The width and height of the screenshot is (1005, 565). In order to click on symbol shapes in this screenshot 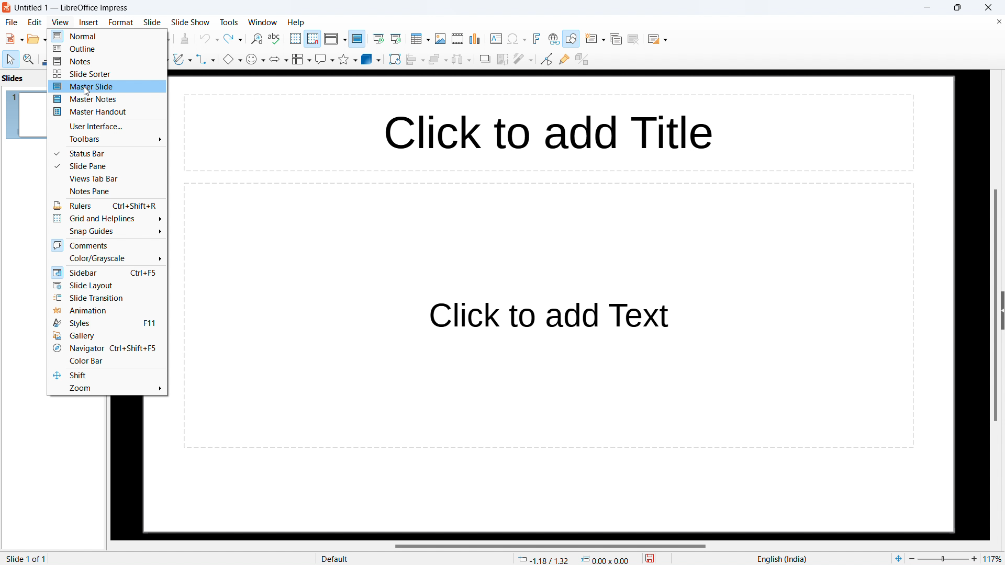, I will do `click(255, 59)`.